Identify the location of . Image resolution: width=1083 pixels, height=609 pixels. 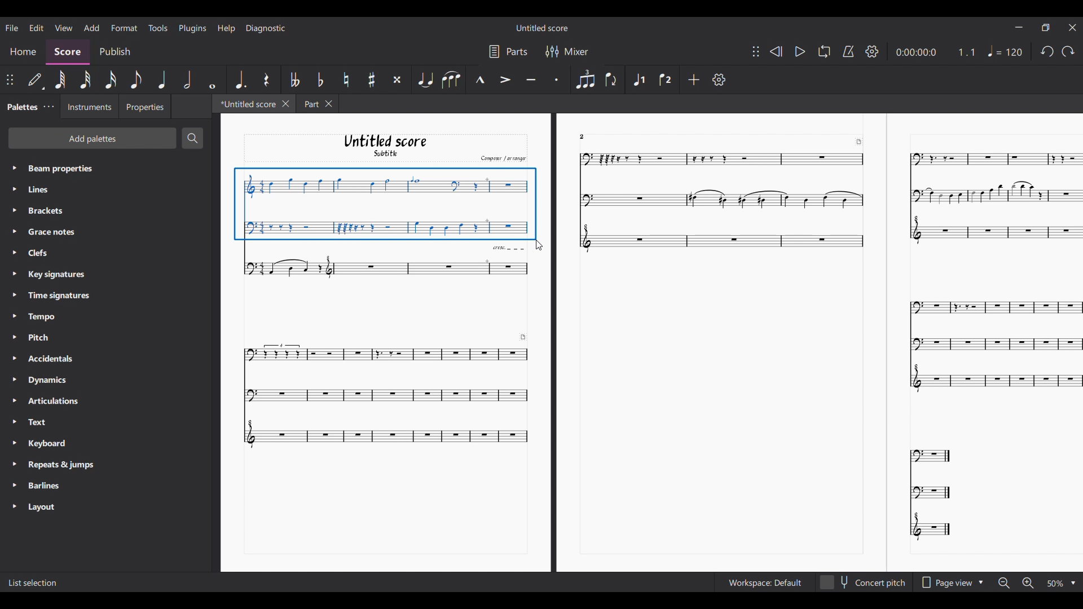
(995, 158).